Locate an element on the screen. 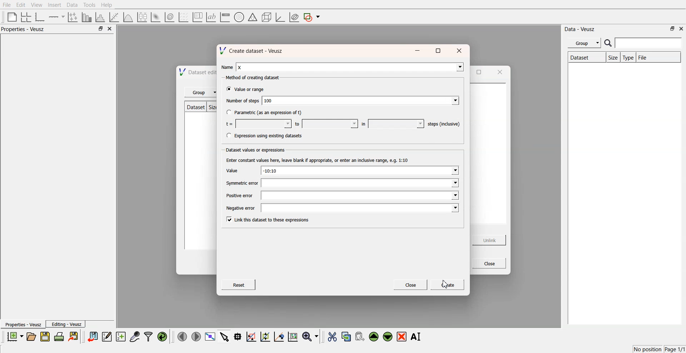 The height and width of the screenshot is (353, 686). Data is located at coordinates (72, 5).